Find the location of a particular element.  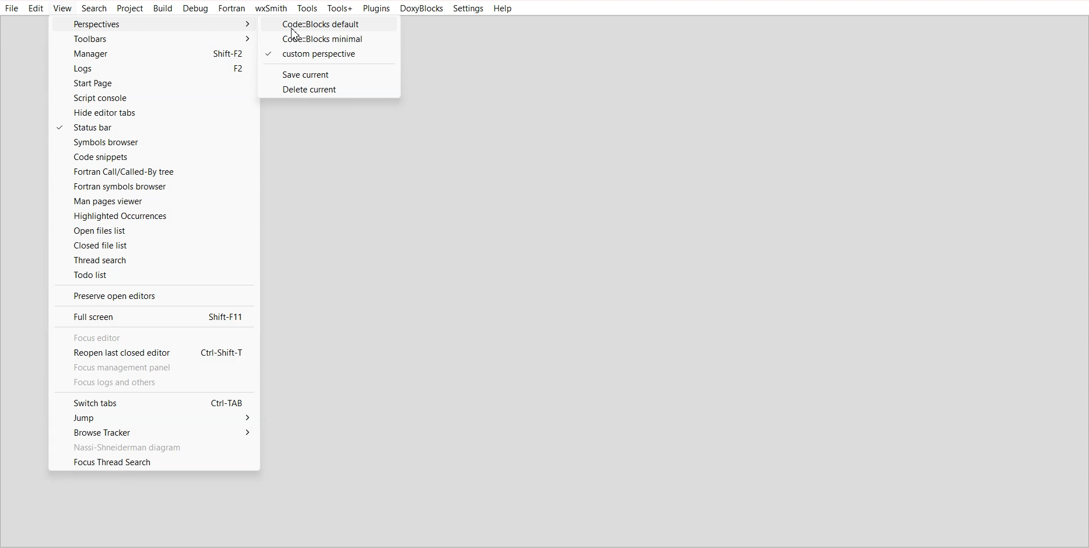

Project is located at coordinates (130, 9).